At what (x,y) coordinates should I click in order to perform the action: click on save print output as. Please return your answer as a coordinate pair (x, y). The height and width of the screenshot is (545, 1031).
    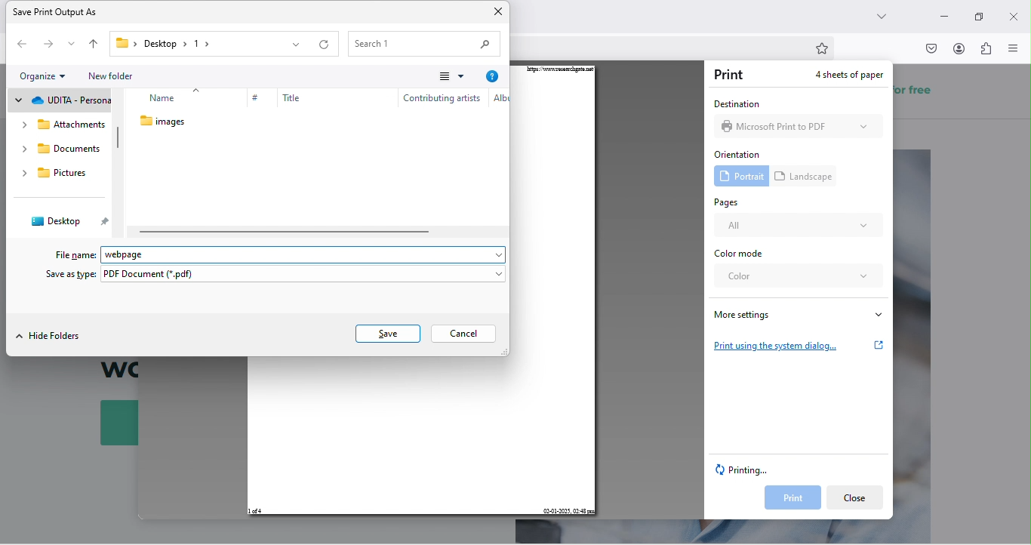
    Looking at the image, I should click on (69, 14).